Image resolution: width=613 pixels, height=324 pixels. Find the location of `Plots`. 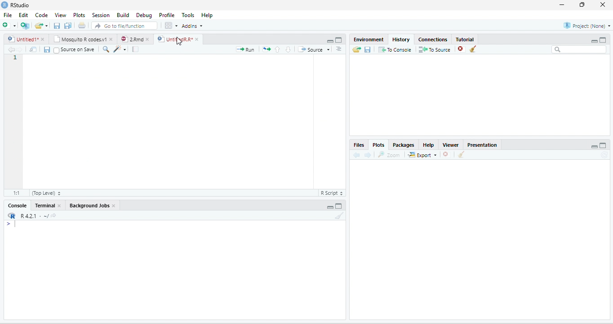

Plots is located at coordinates (79, 15).